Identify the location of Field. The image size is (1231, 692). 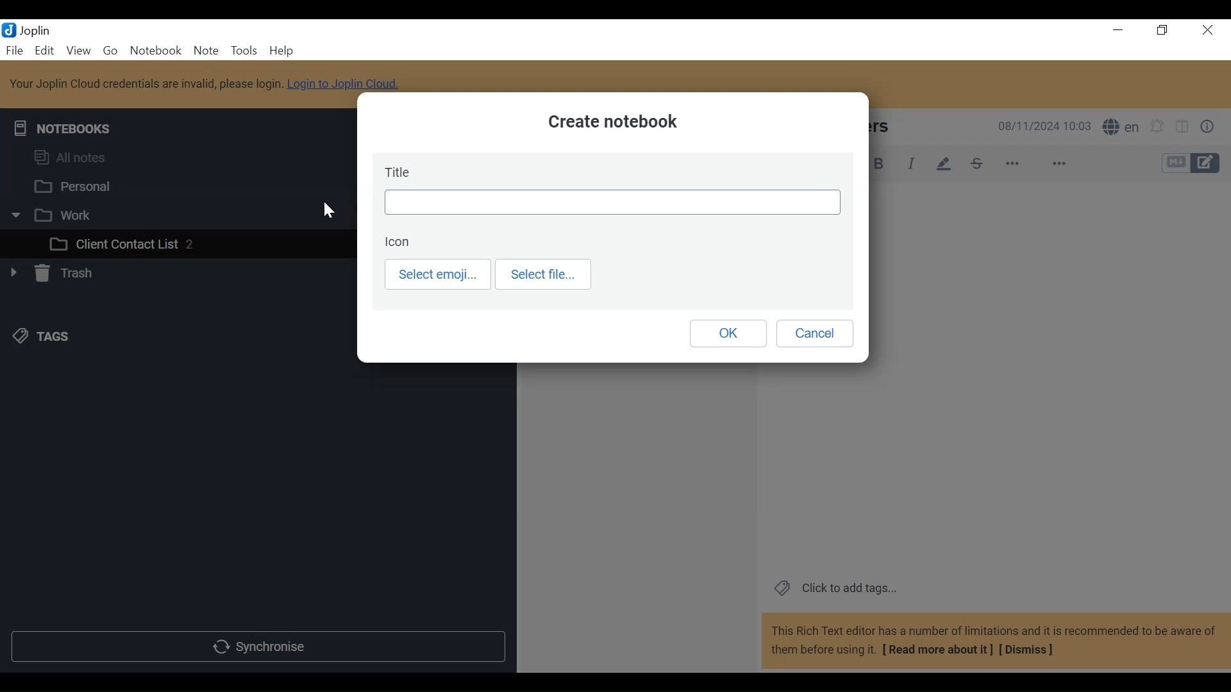
(611, 203).